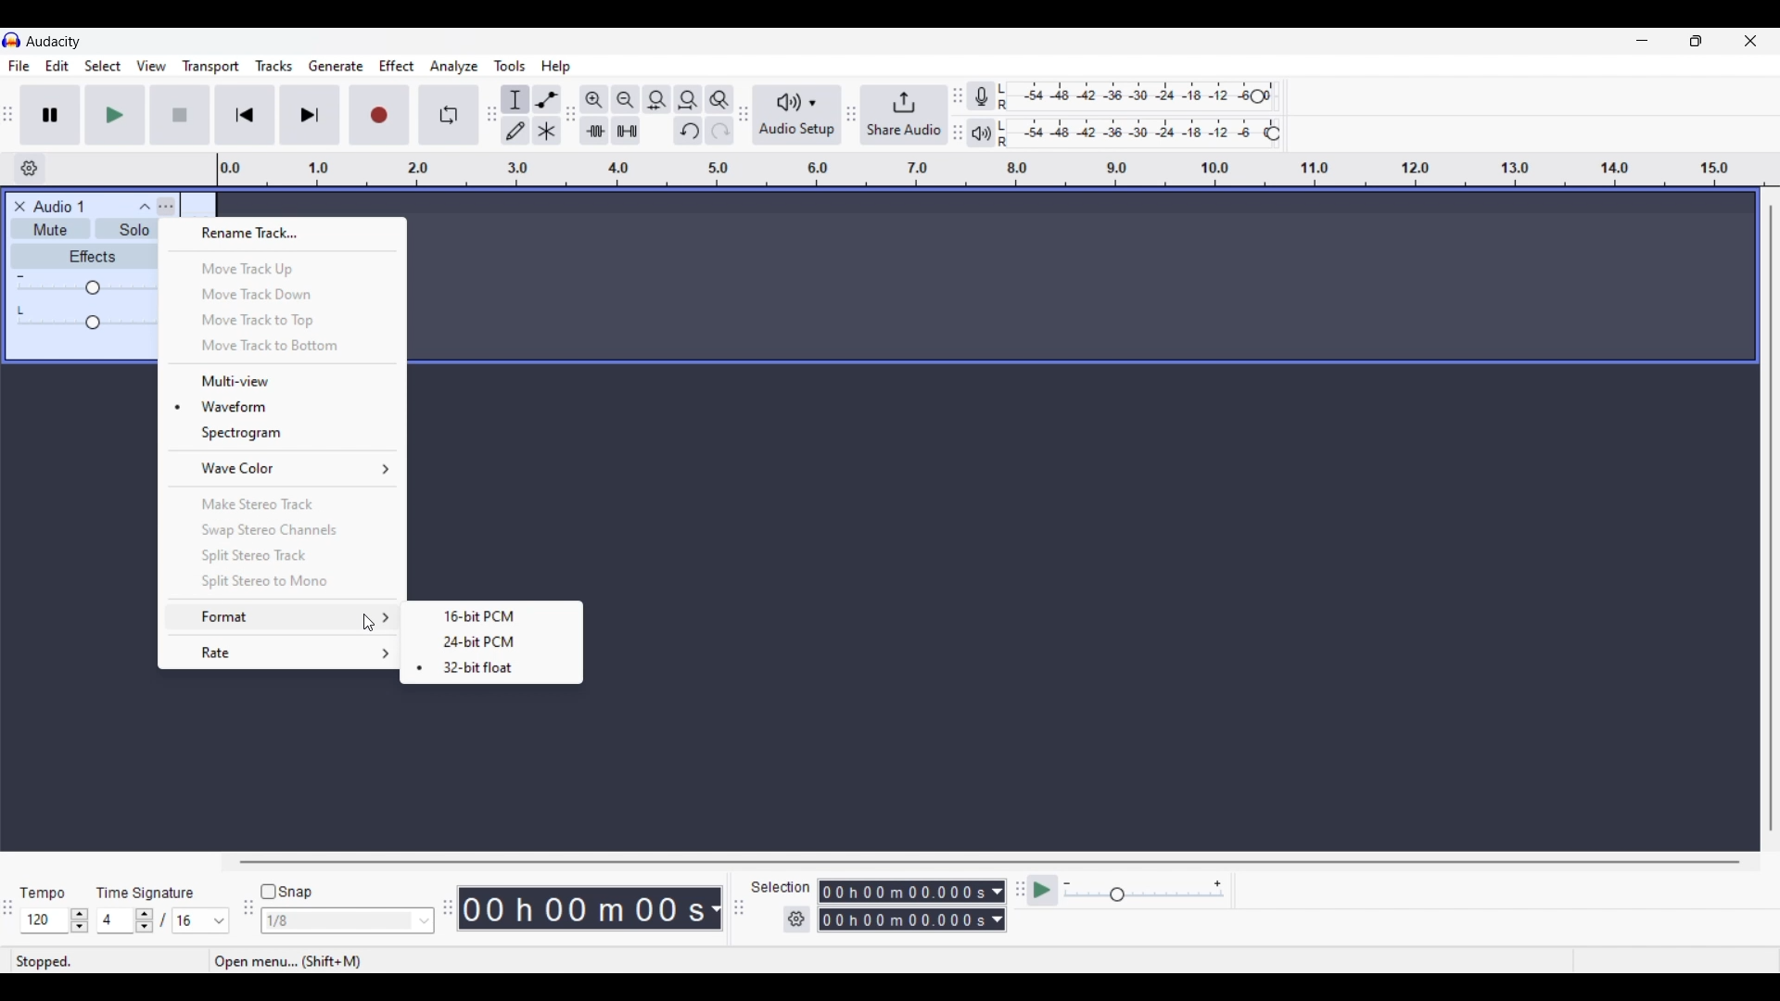  Describe the element at coordinates (689, 99) in the screenshot. I see `Fit project to width` at that location.